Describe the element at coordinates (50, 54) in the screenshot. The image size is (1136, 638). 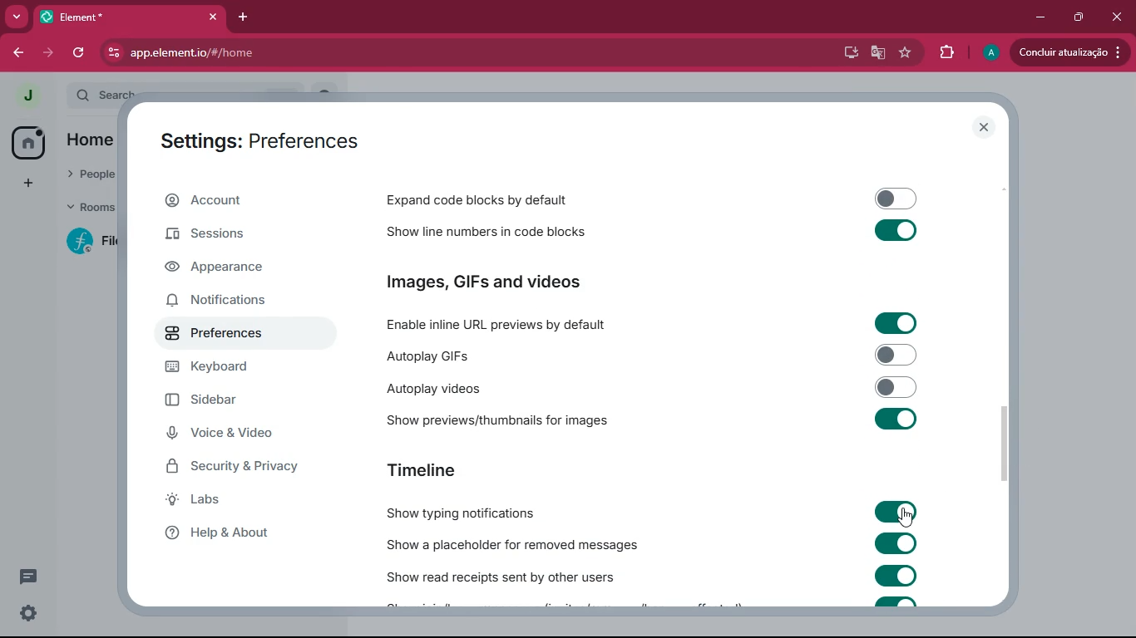
I see `forward` at that location.